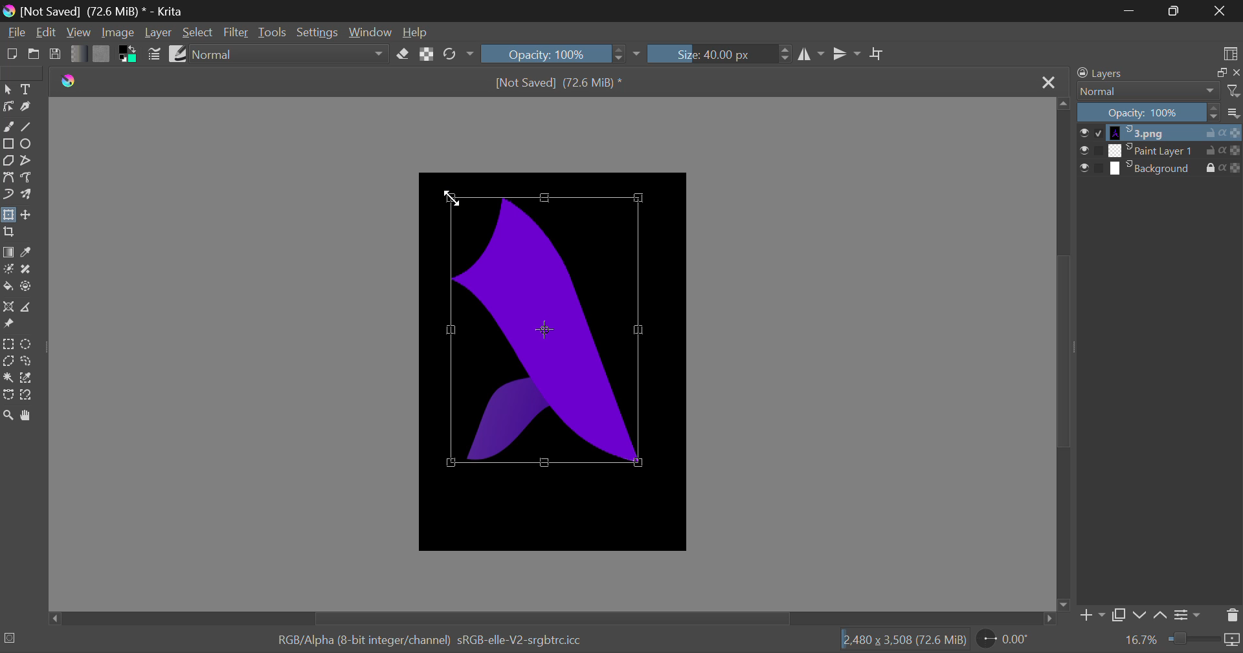 The image size is (1243, 653). What do you see at coordinates (1232, 93) in the screenshot?
I see `filter` at bounding box center [1232, 93].